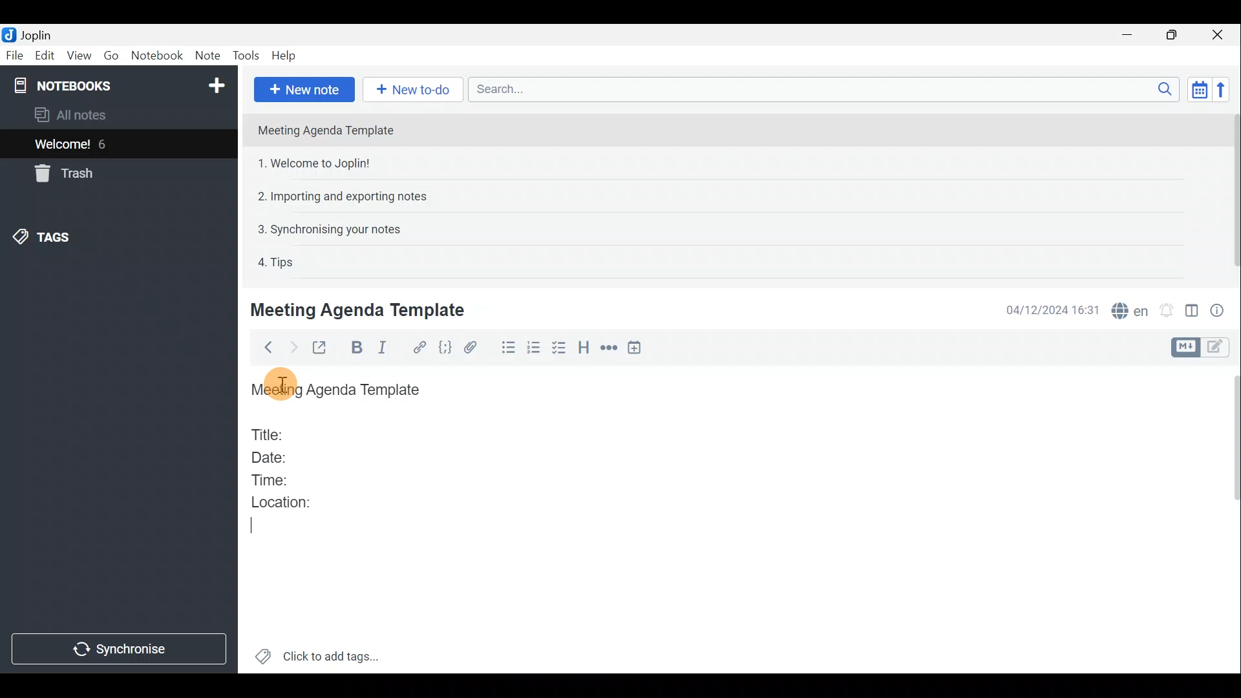 This screenshot has height=698, width=1241. What do you see at coordinates (387, 348) in the screenshot?
I see `Italic` at bounding box center [387, 348].